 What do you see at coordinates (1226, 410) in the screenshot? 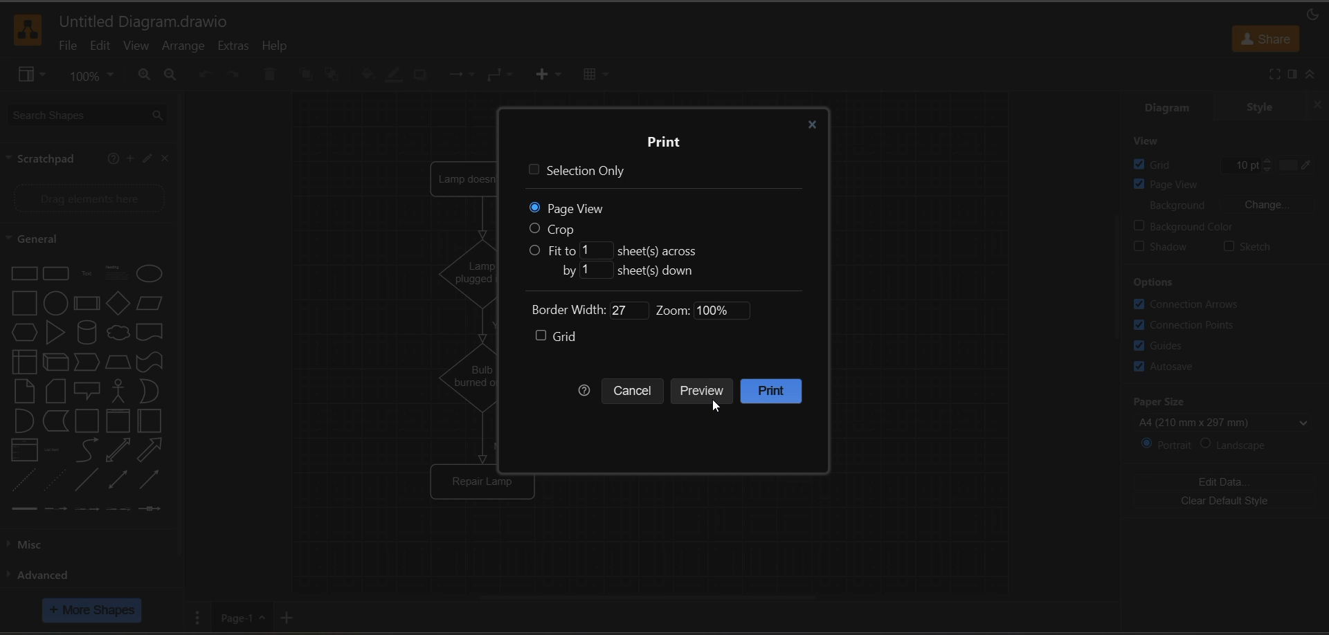
I see `paper size` at bounding box center [1226, 410].